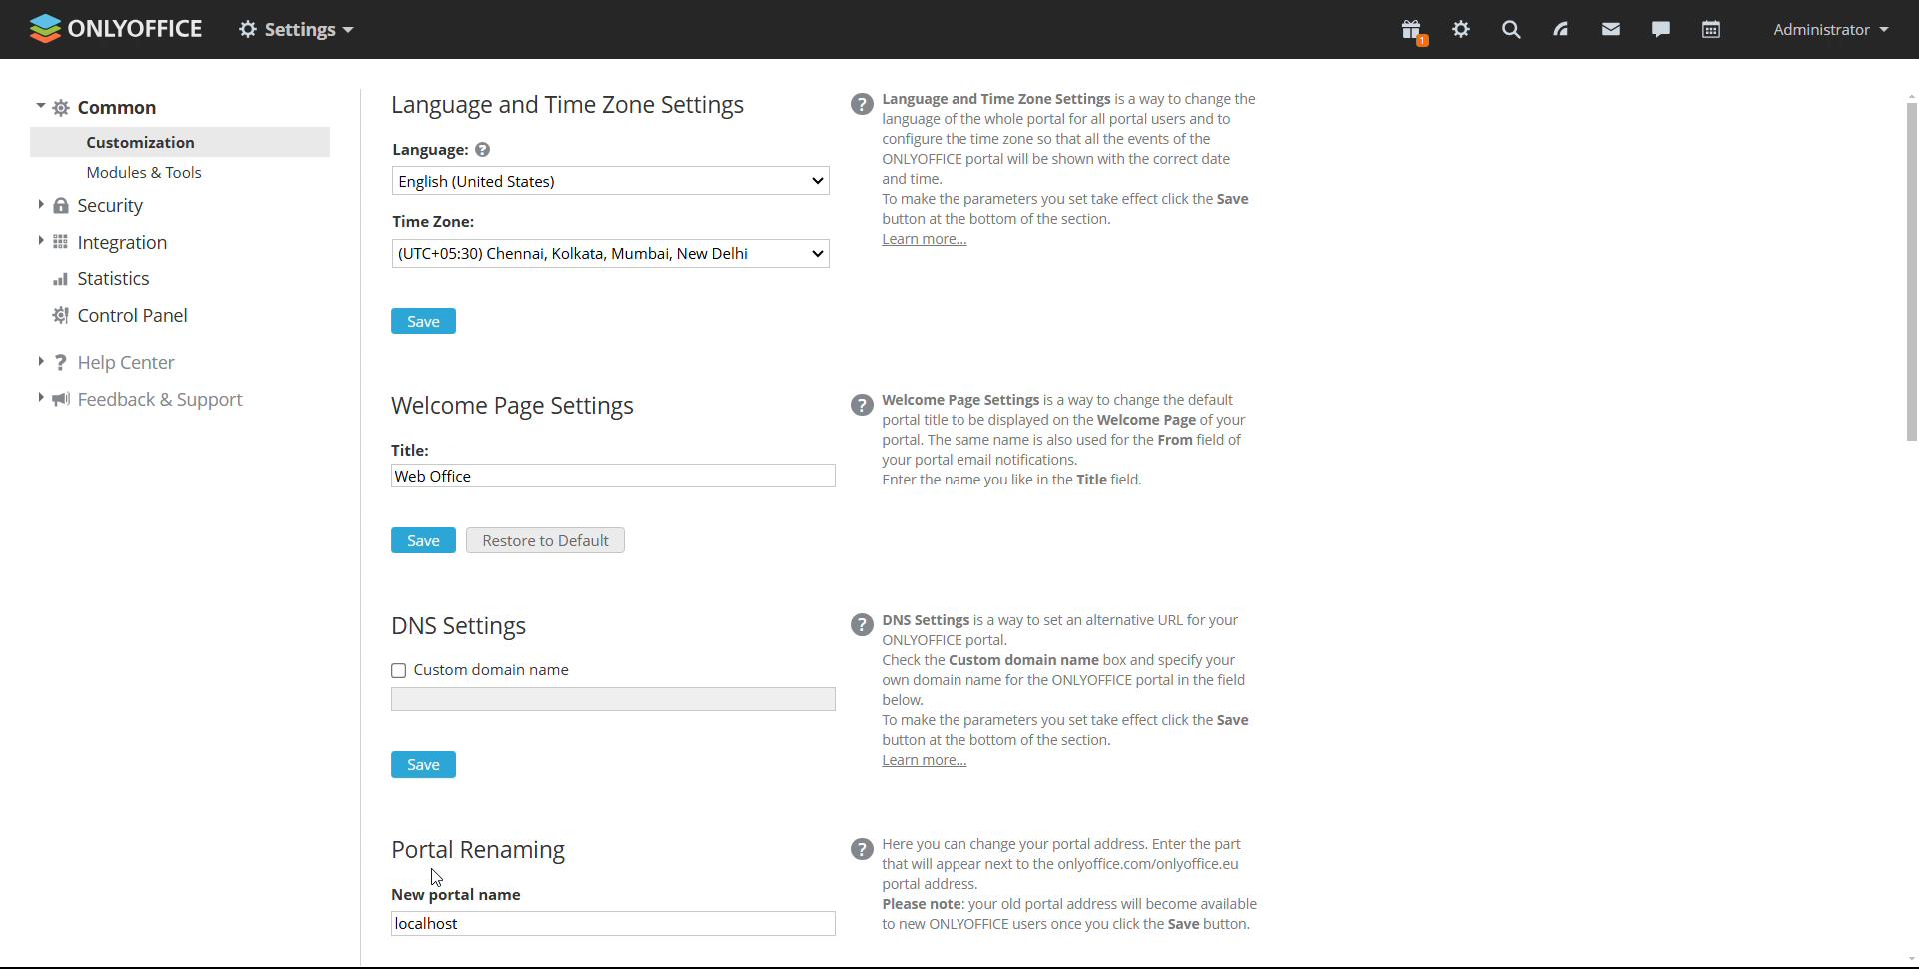 This screenshot has height=969, width=1919. Describe the element at coordinates (437, 219) in the screenshot. I see `time zone` at that location.